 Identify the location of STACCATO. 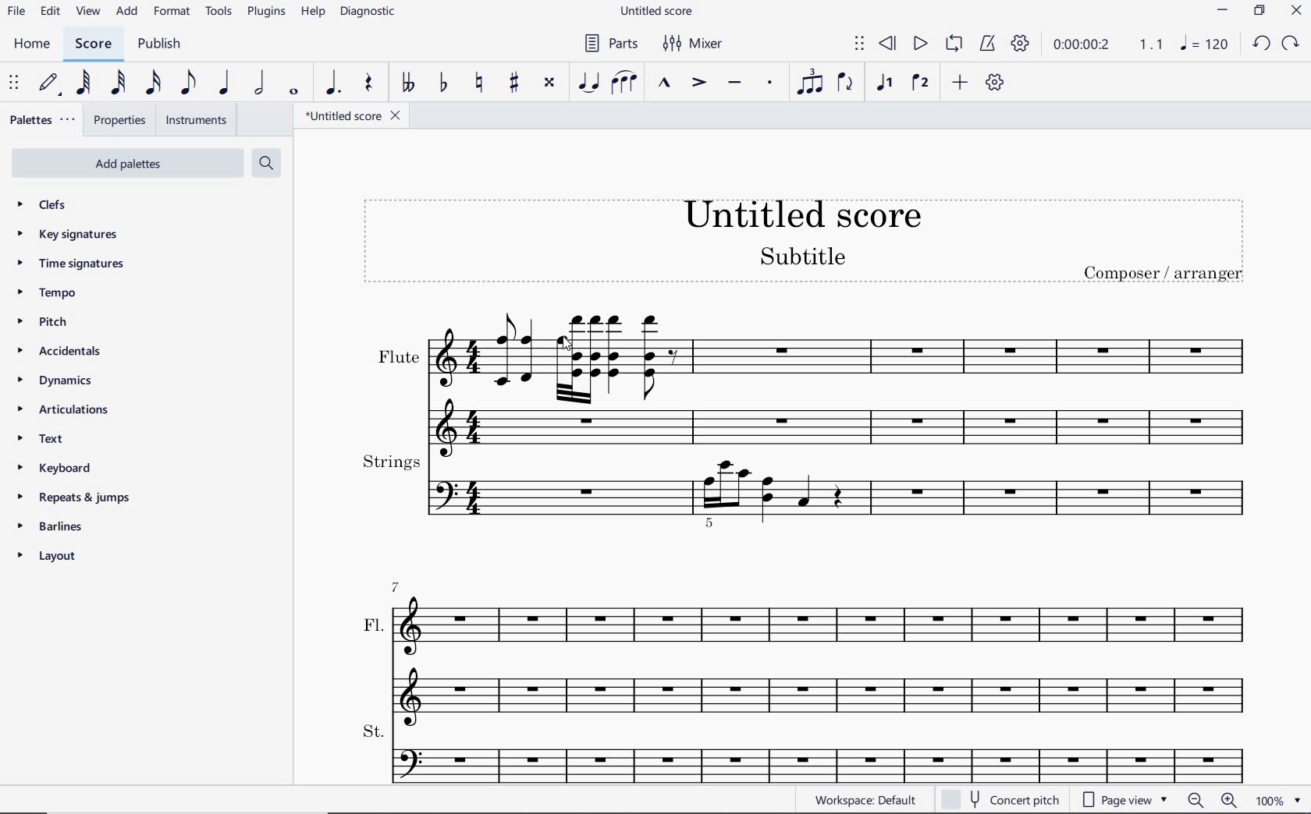
(770, 83).